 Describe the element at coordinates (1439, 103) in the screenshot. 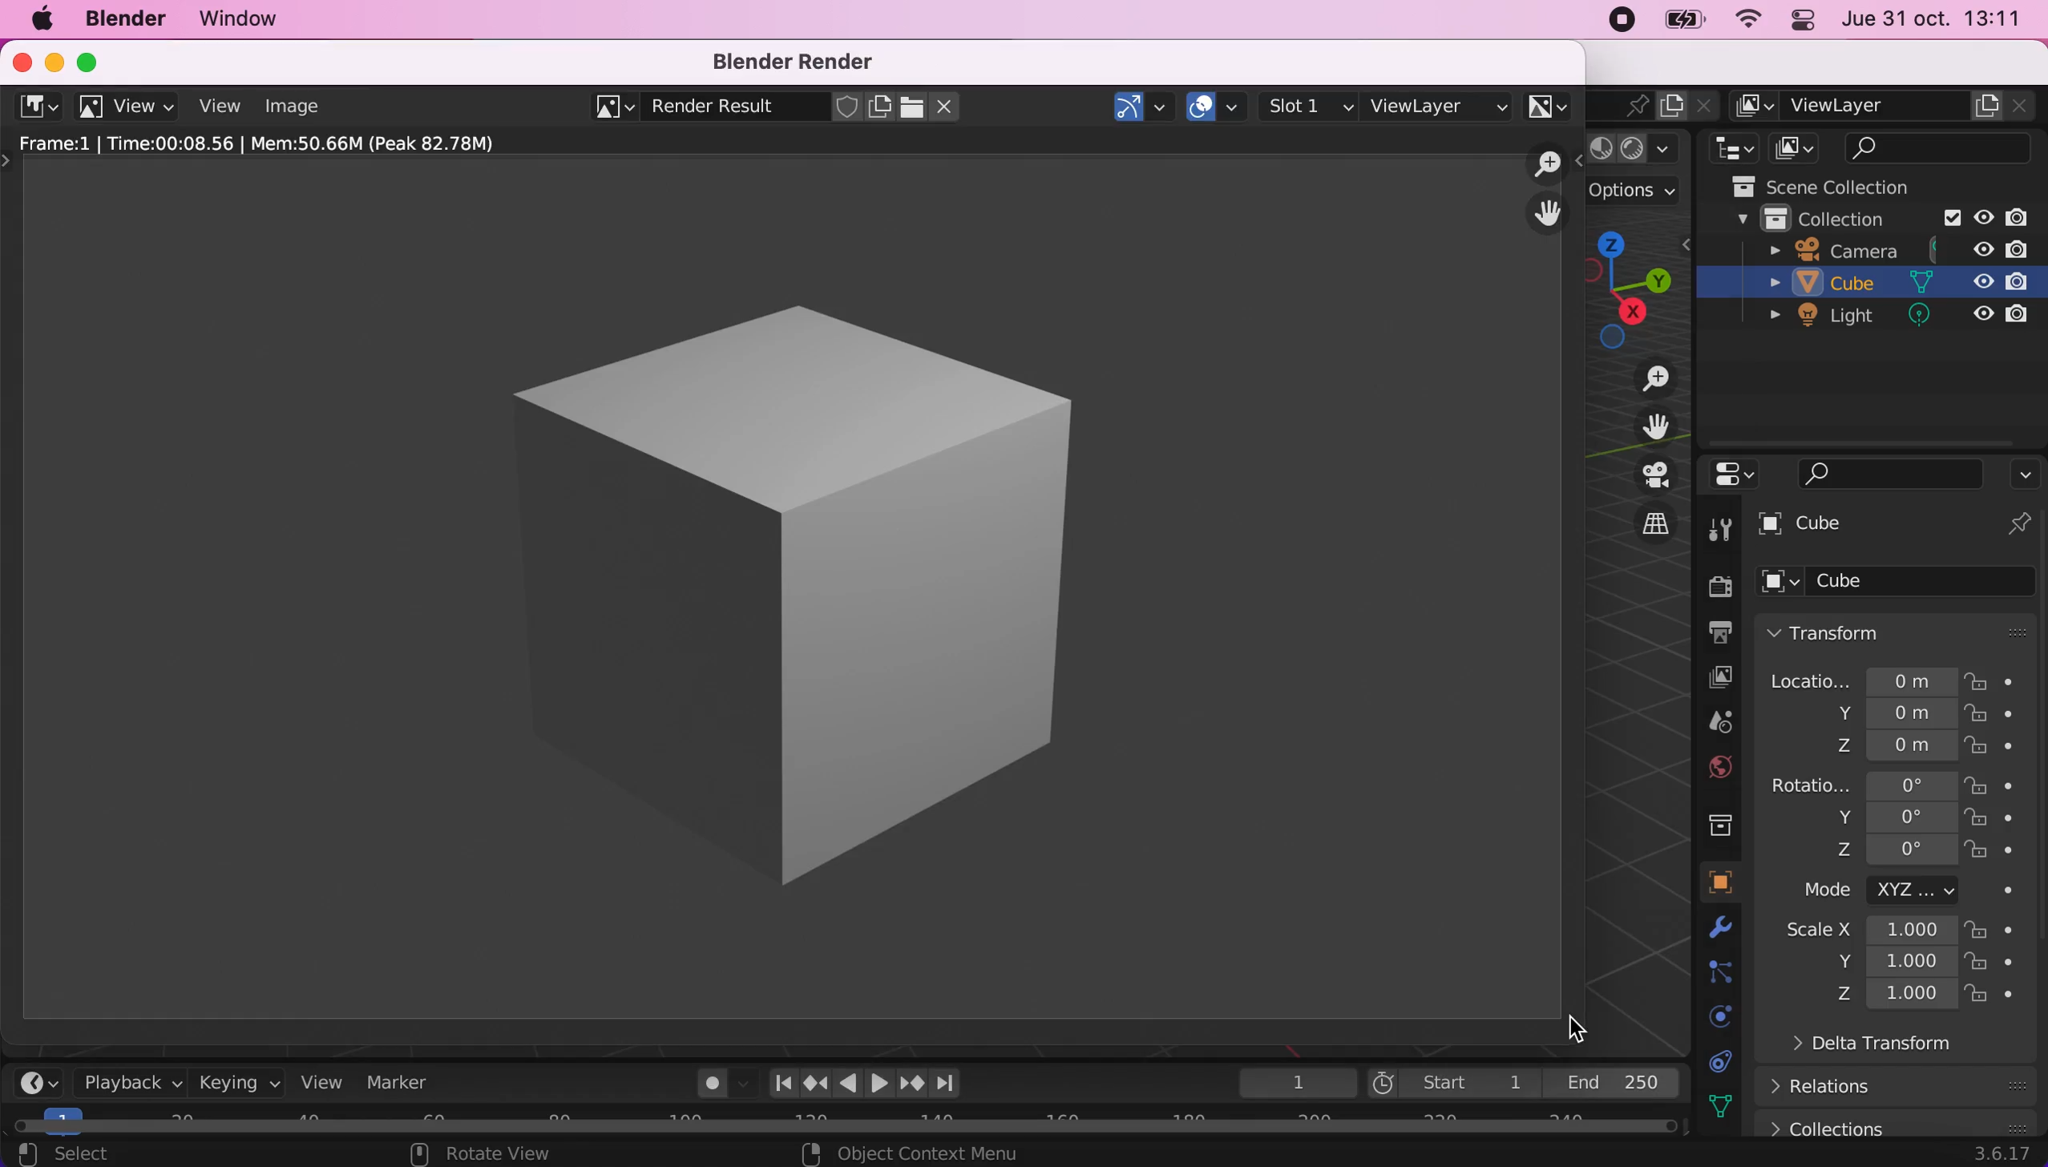

I see `view layer` at that location.